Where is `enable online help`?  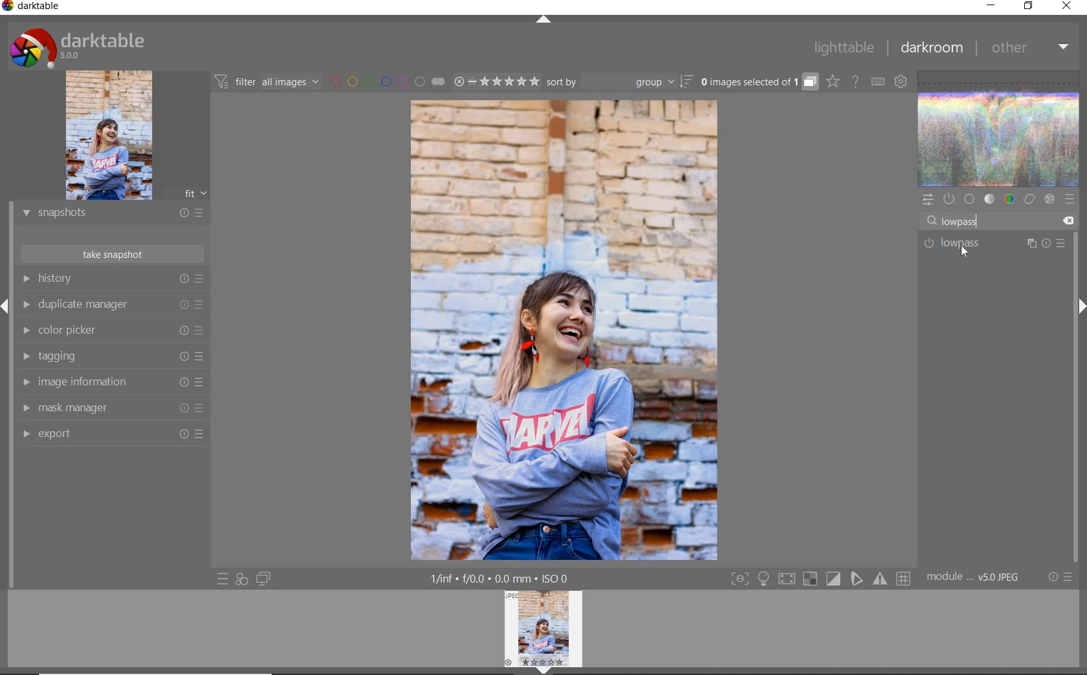
enable online help is located at coordinates (856, 81).